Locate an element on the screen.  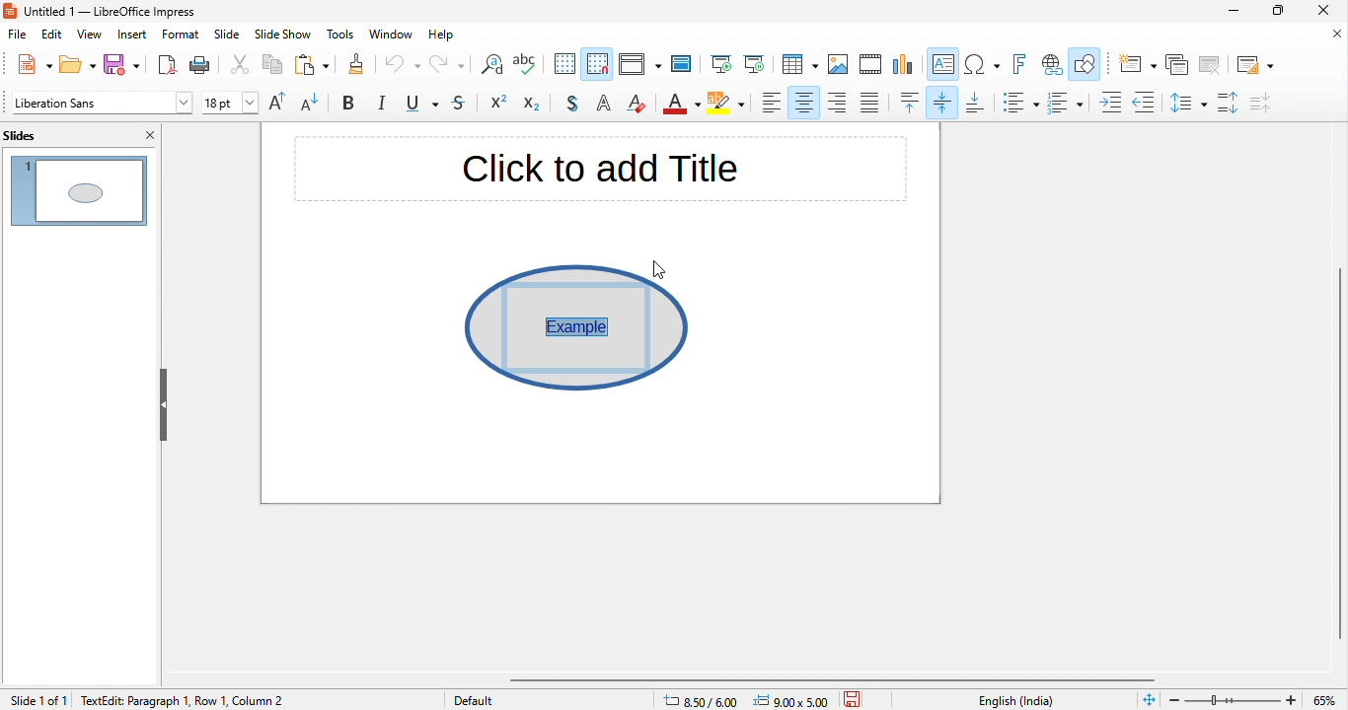
align left is located at coordinates (772, 103).